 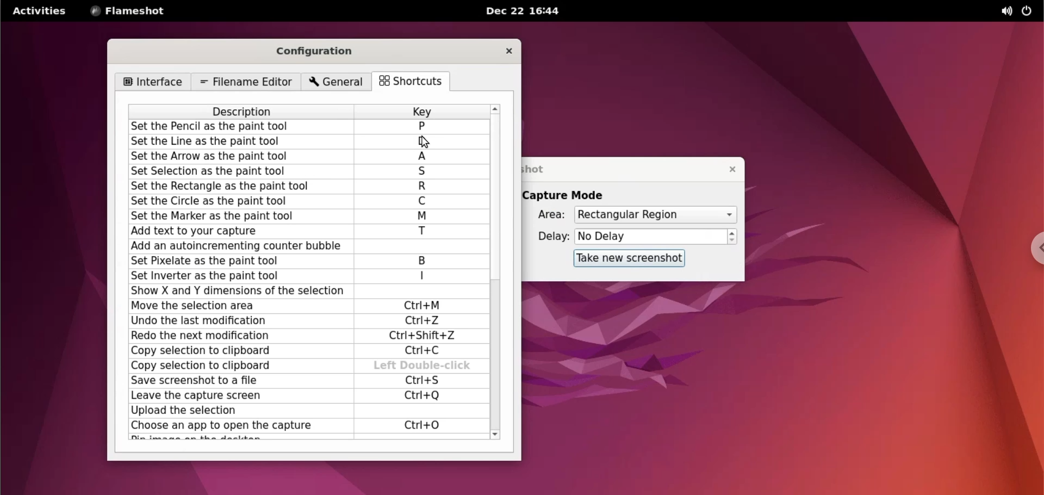 What do you see at coordinates (423, 425) in the screenshot?
I see `Ctrl + 0` at bounding box center [423, 425].